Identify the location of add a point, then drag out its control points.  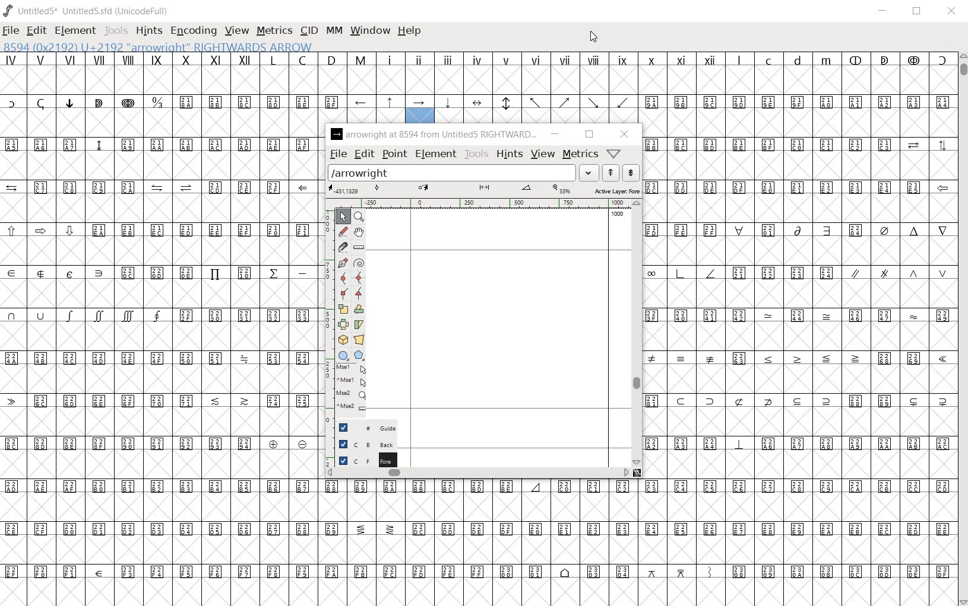
(342, 263).